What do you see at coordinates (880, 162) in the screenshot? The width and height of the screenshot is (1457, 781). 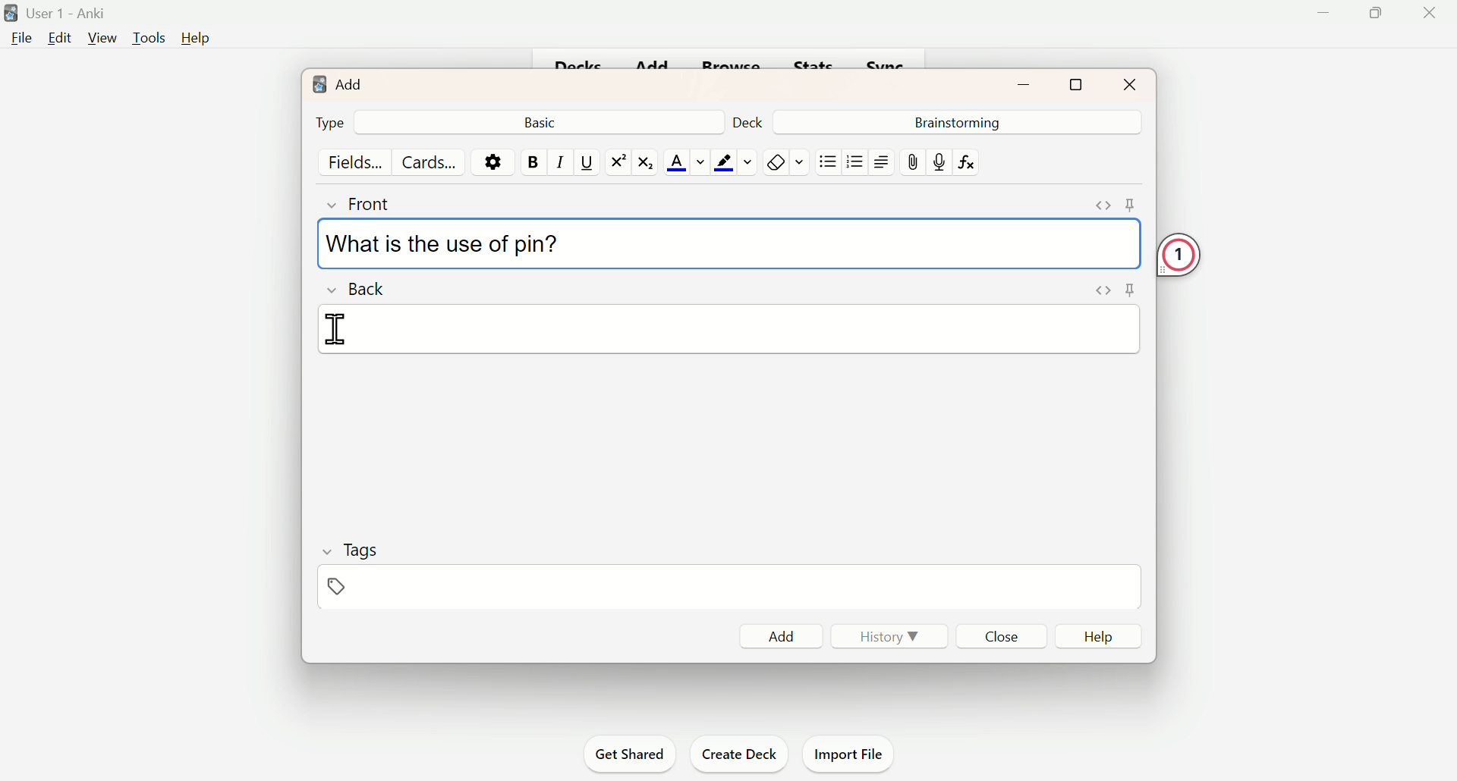 I see `Text Alignment` at bounding box center [880, 162].